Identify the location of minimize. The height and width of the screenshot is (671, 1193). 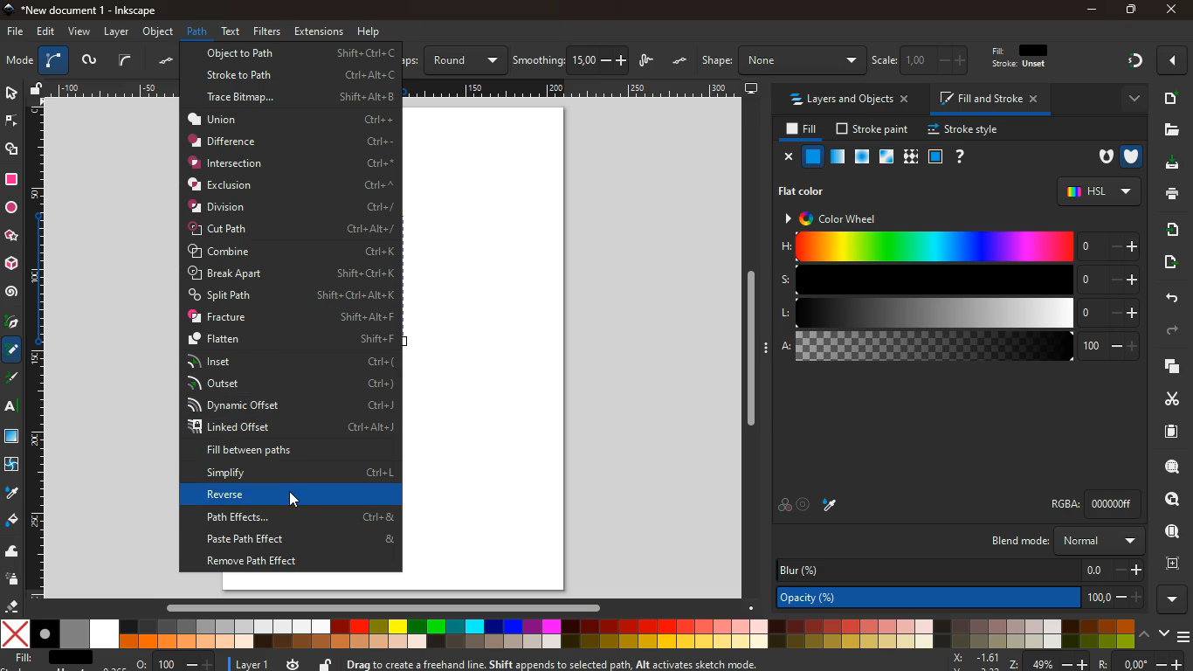
(1093, 10).